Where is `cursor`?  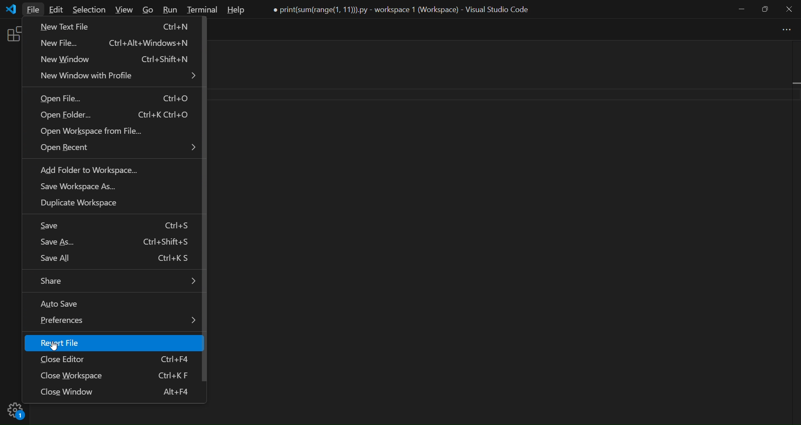
cursor is located at coordinates (58, 345).